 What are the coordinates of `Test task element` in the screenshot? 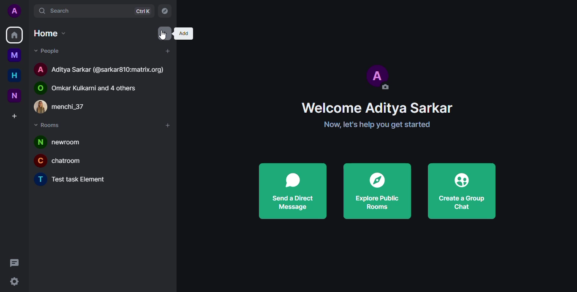 It's located at (74, 180).